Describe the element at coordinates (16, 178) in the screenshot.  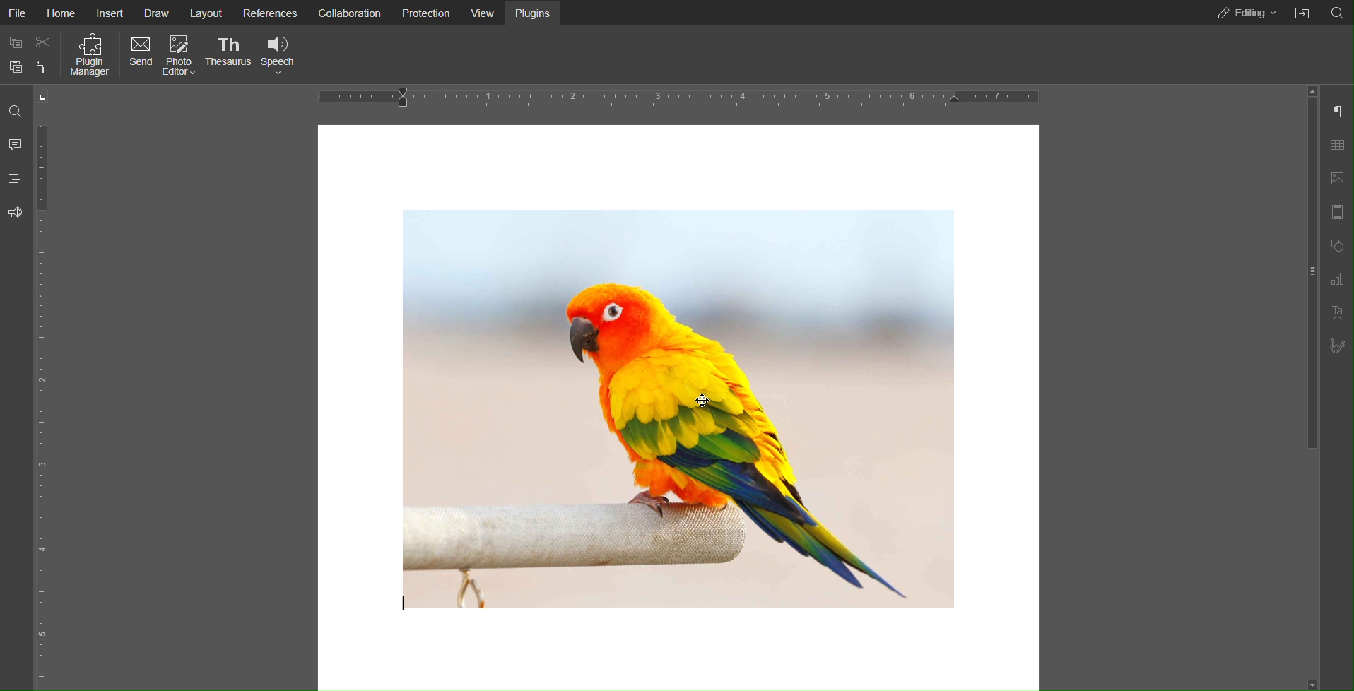
I see `Headings` at that location.